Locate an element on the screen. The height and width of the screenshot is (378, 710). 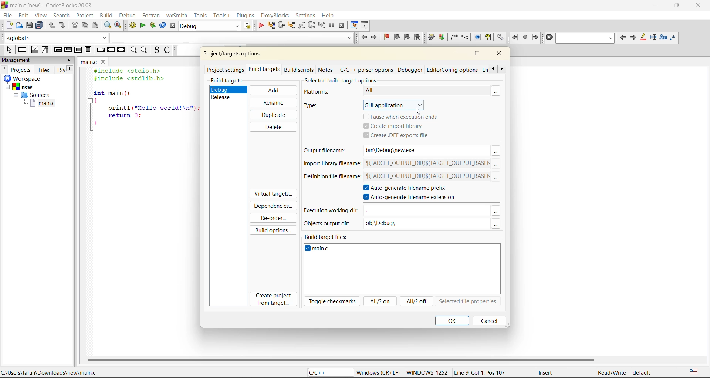
main.c is located at coordinates (44, 104).